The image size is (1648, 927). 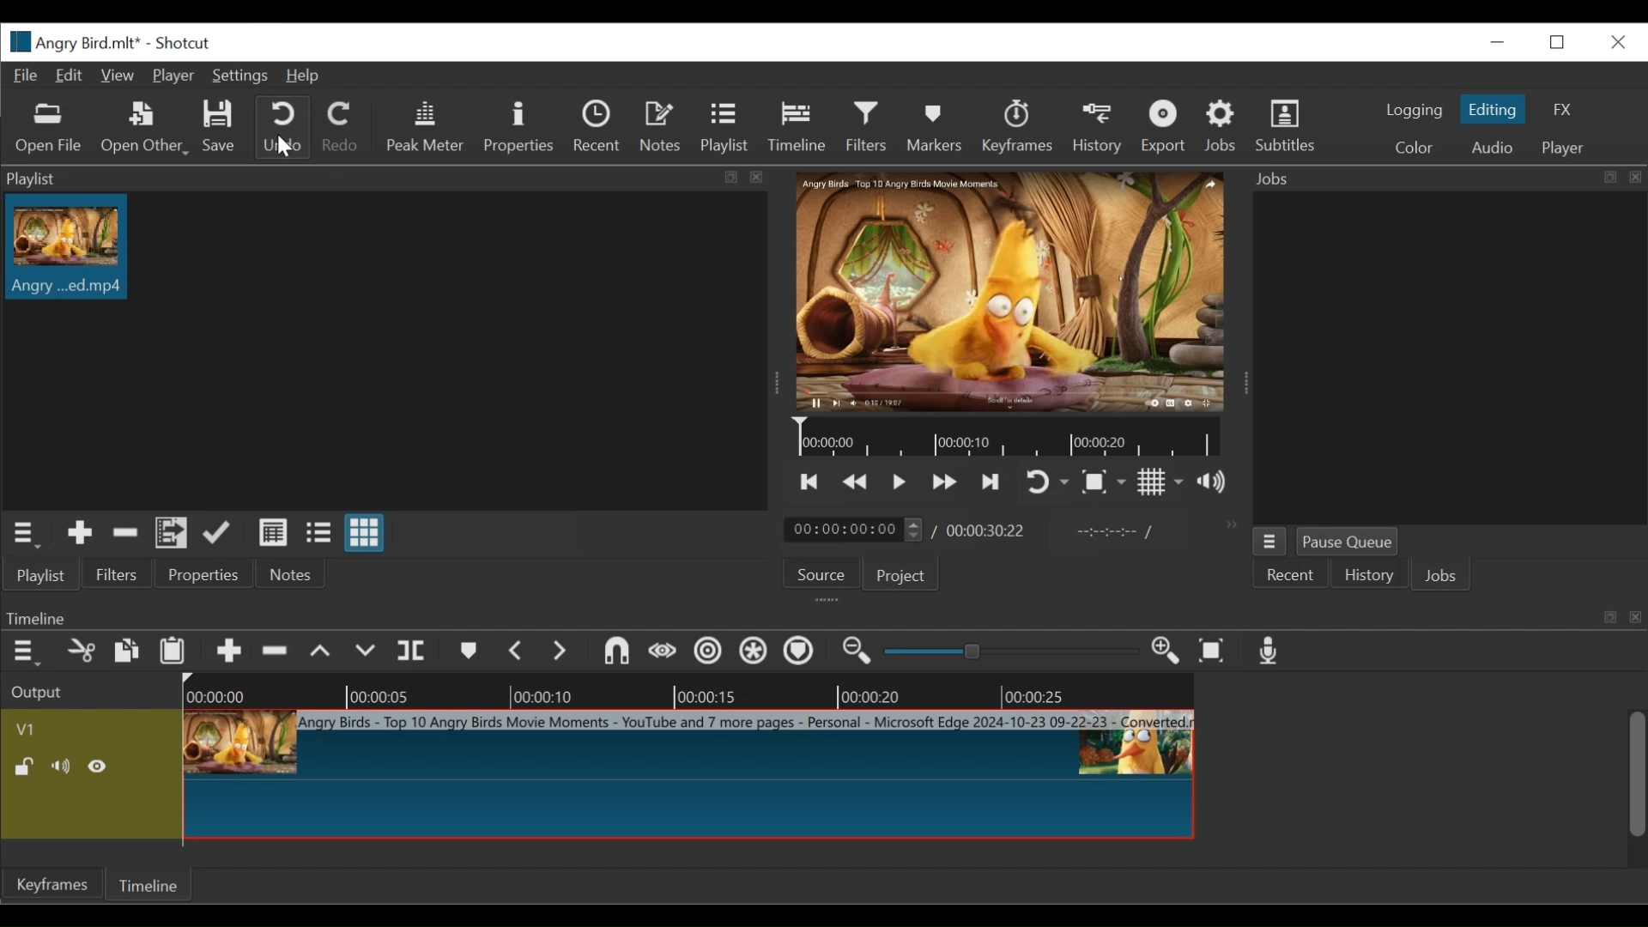 I want to click on Ripple Delete, so click(x=274, y=652).